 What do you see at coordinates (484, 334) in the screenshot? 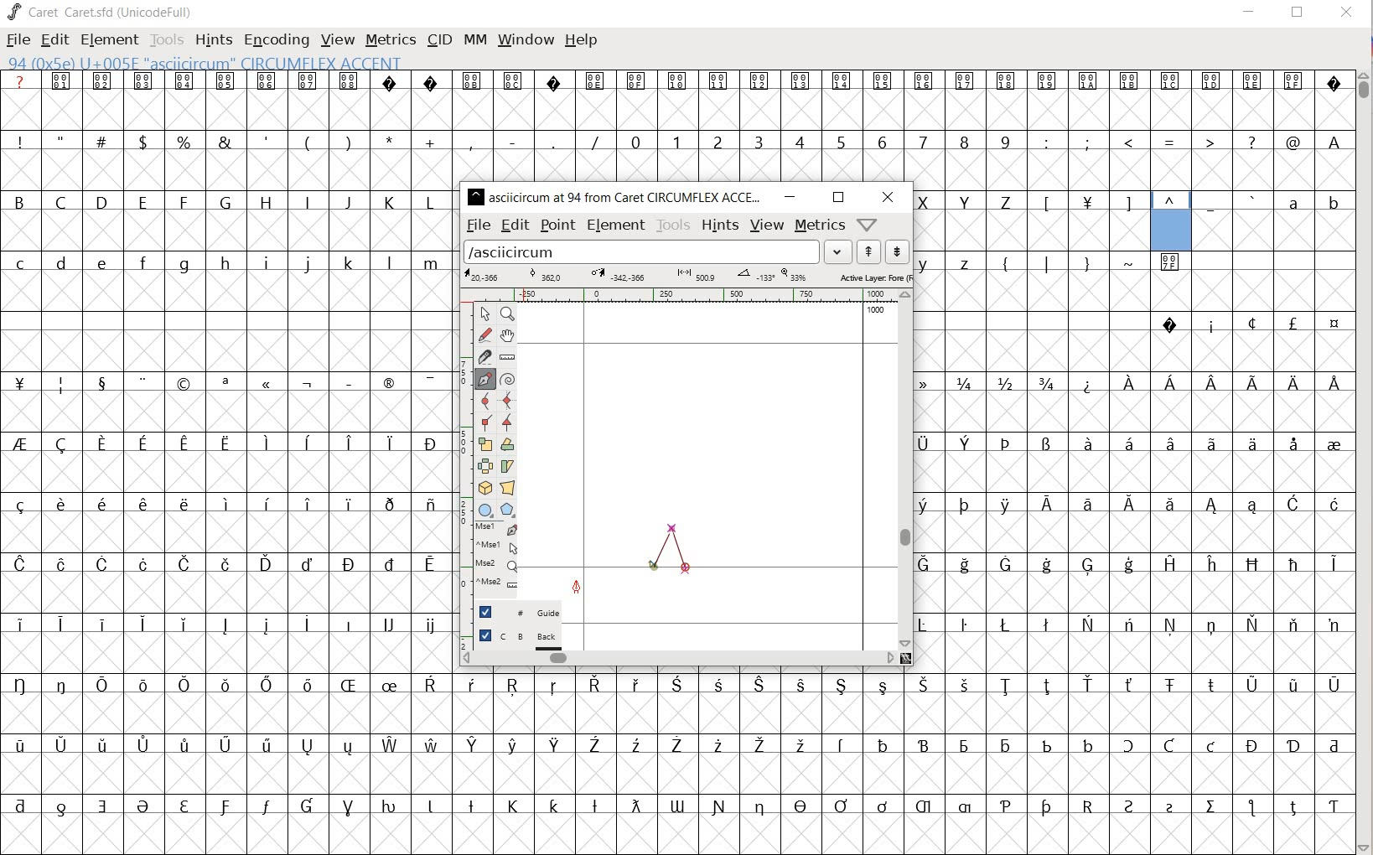
I see `draw a freehand curve` at bounding box center [484, 334].